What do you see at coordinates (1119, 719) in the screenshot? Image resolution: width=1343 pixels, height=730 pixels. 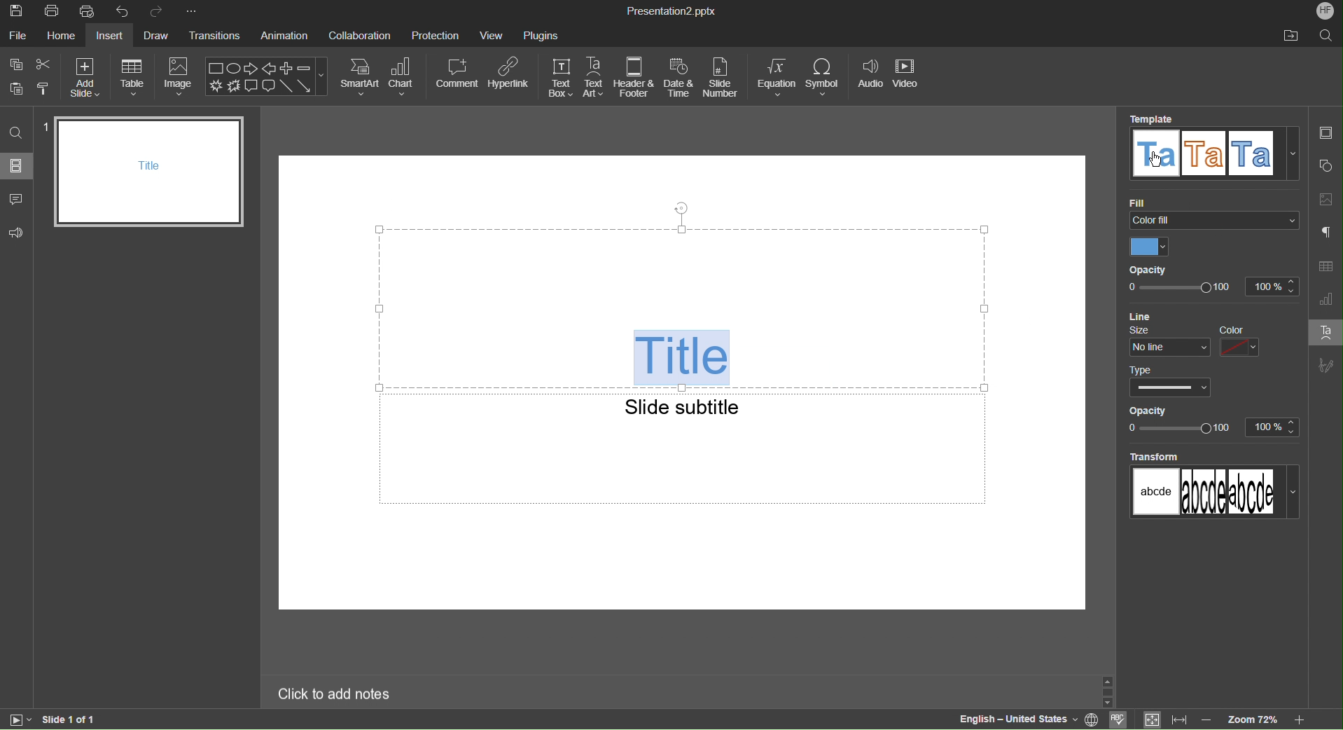 I see `check spell` at bounding box center [1119, 719].